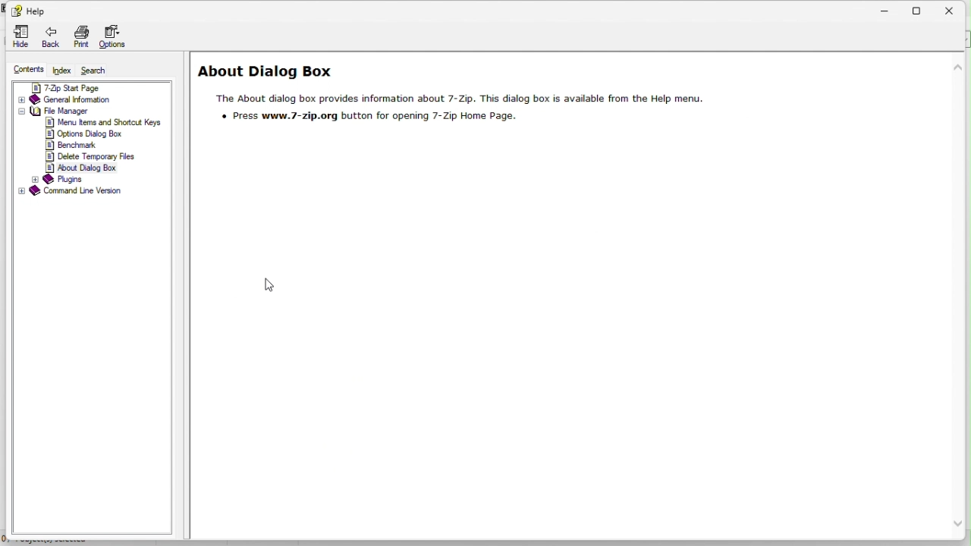  What do you see at coordinates (959, 67) in the screenshot?
I see `scroll up` at bounding box center [959, 67].